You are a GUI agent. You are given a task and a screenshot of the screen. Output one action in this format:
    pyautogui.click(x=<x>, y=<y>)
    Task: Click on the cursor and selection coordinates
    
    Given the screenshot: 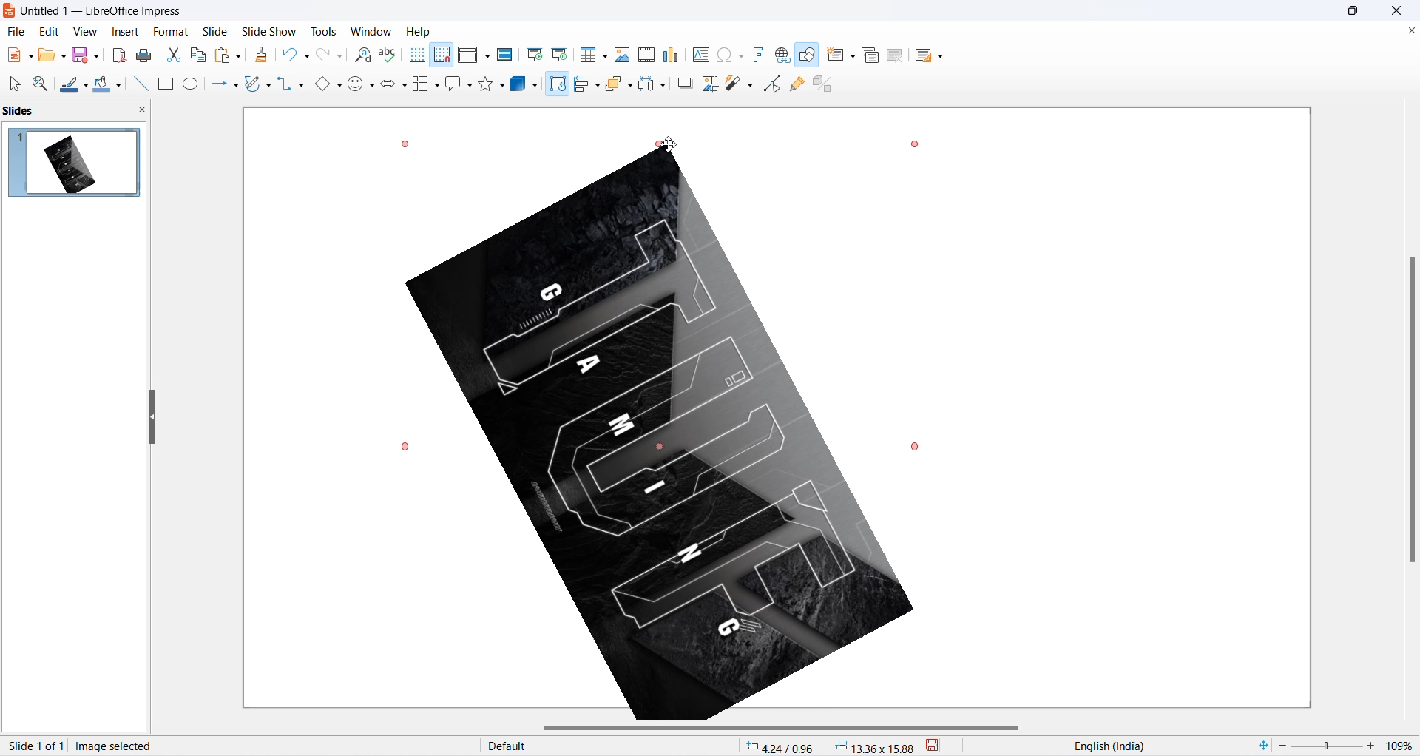 What is the action you would take?
    pyautogui.click(x=831, y=746)
    